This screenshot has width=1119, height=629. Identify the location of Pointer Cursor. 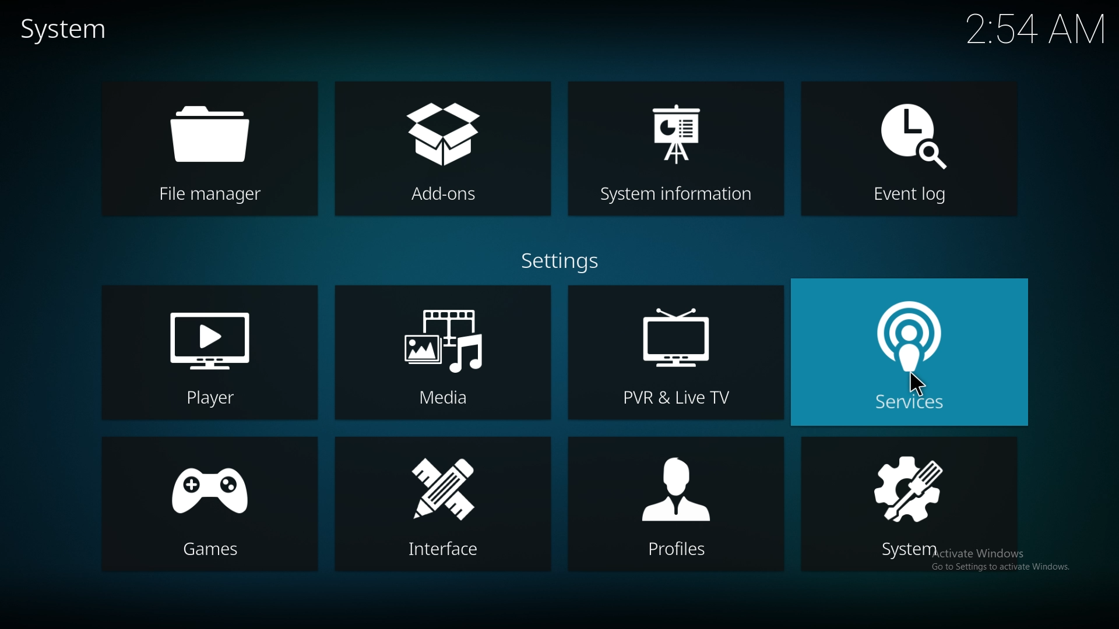
(923, 384).